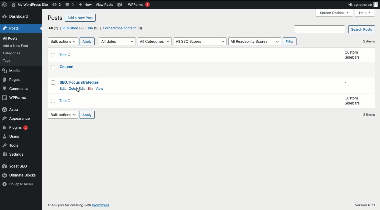 The height and width of the screenshot is (210, 380). Describe the element at coordinates (68, 66) in the screenshot. I see `Title` at that location.